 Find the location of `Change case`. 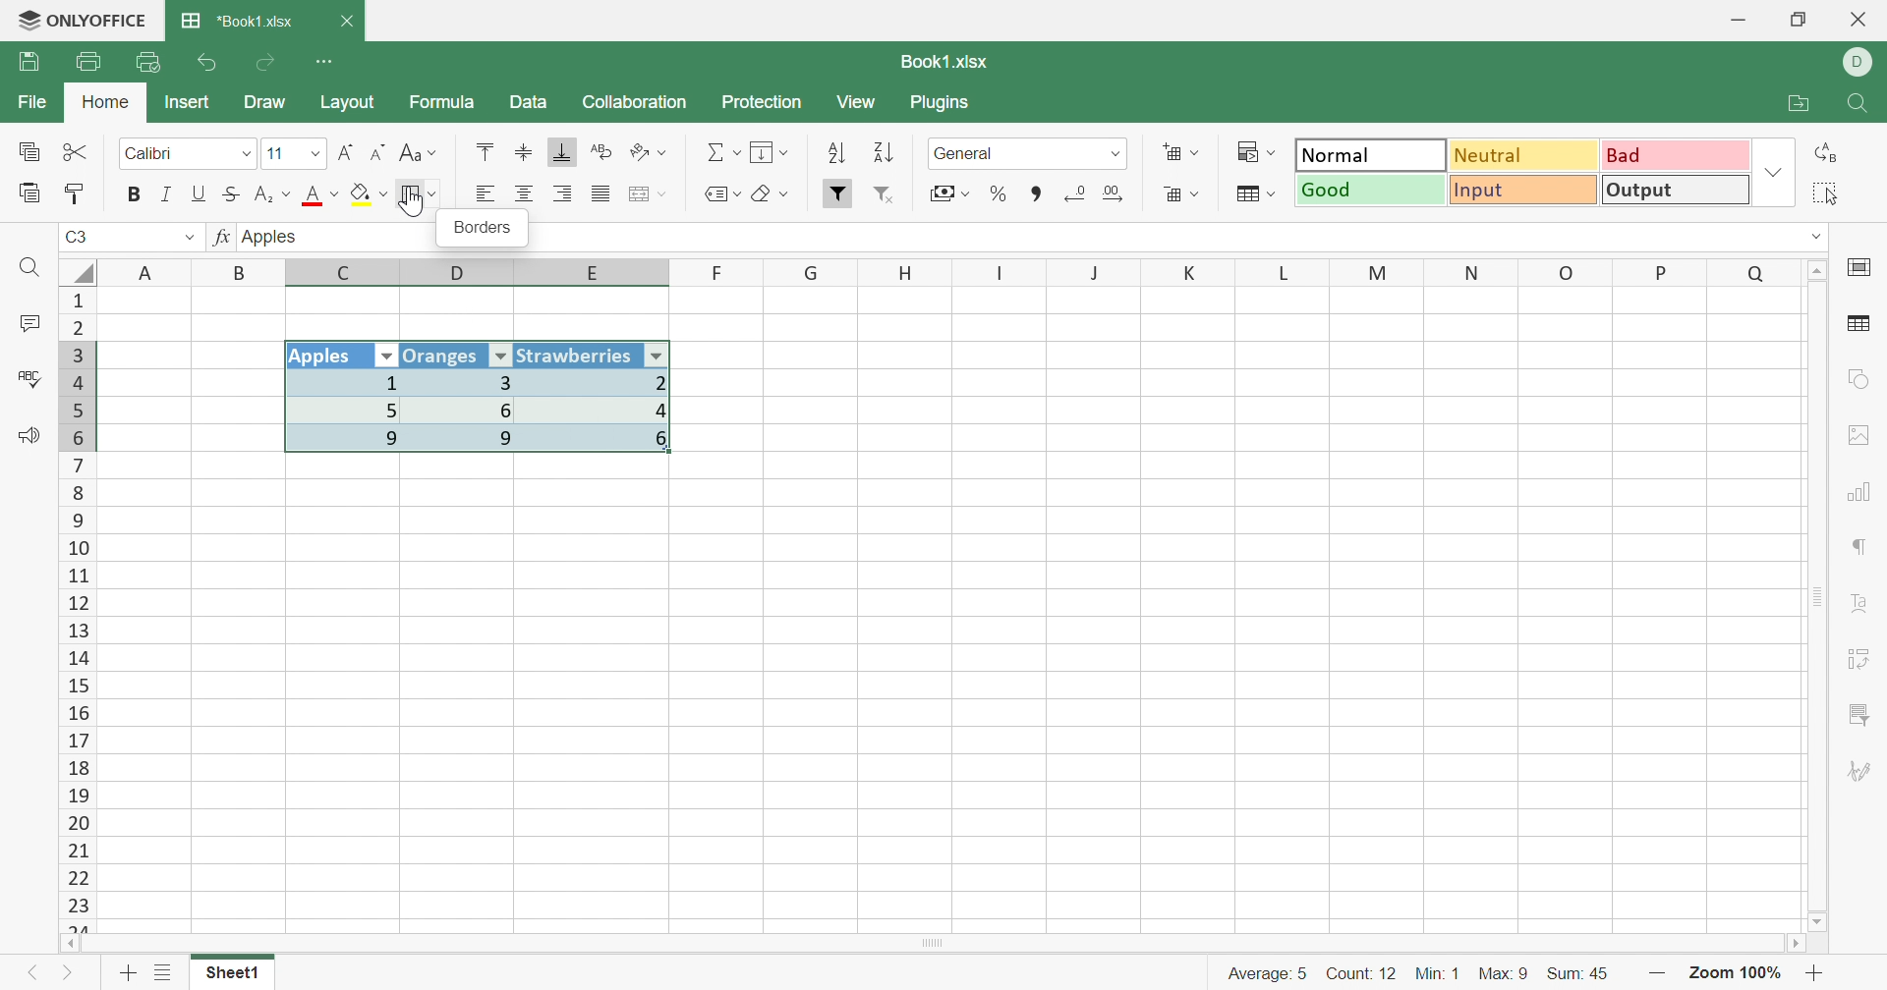

Change case is located at coordinates (418, 154).